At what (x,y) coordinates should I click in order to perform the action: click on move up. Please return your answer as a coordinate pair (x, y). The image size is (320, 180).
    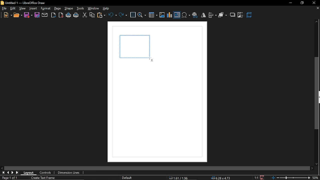
    Looking at the image, I should click on (315, 22).